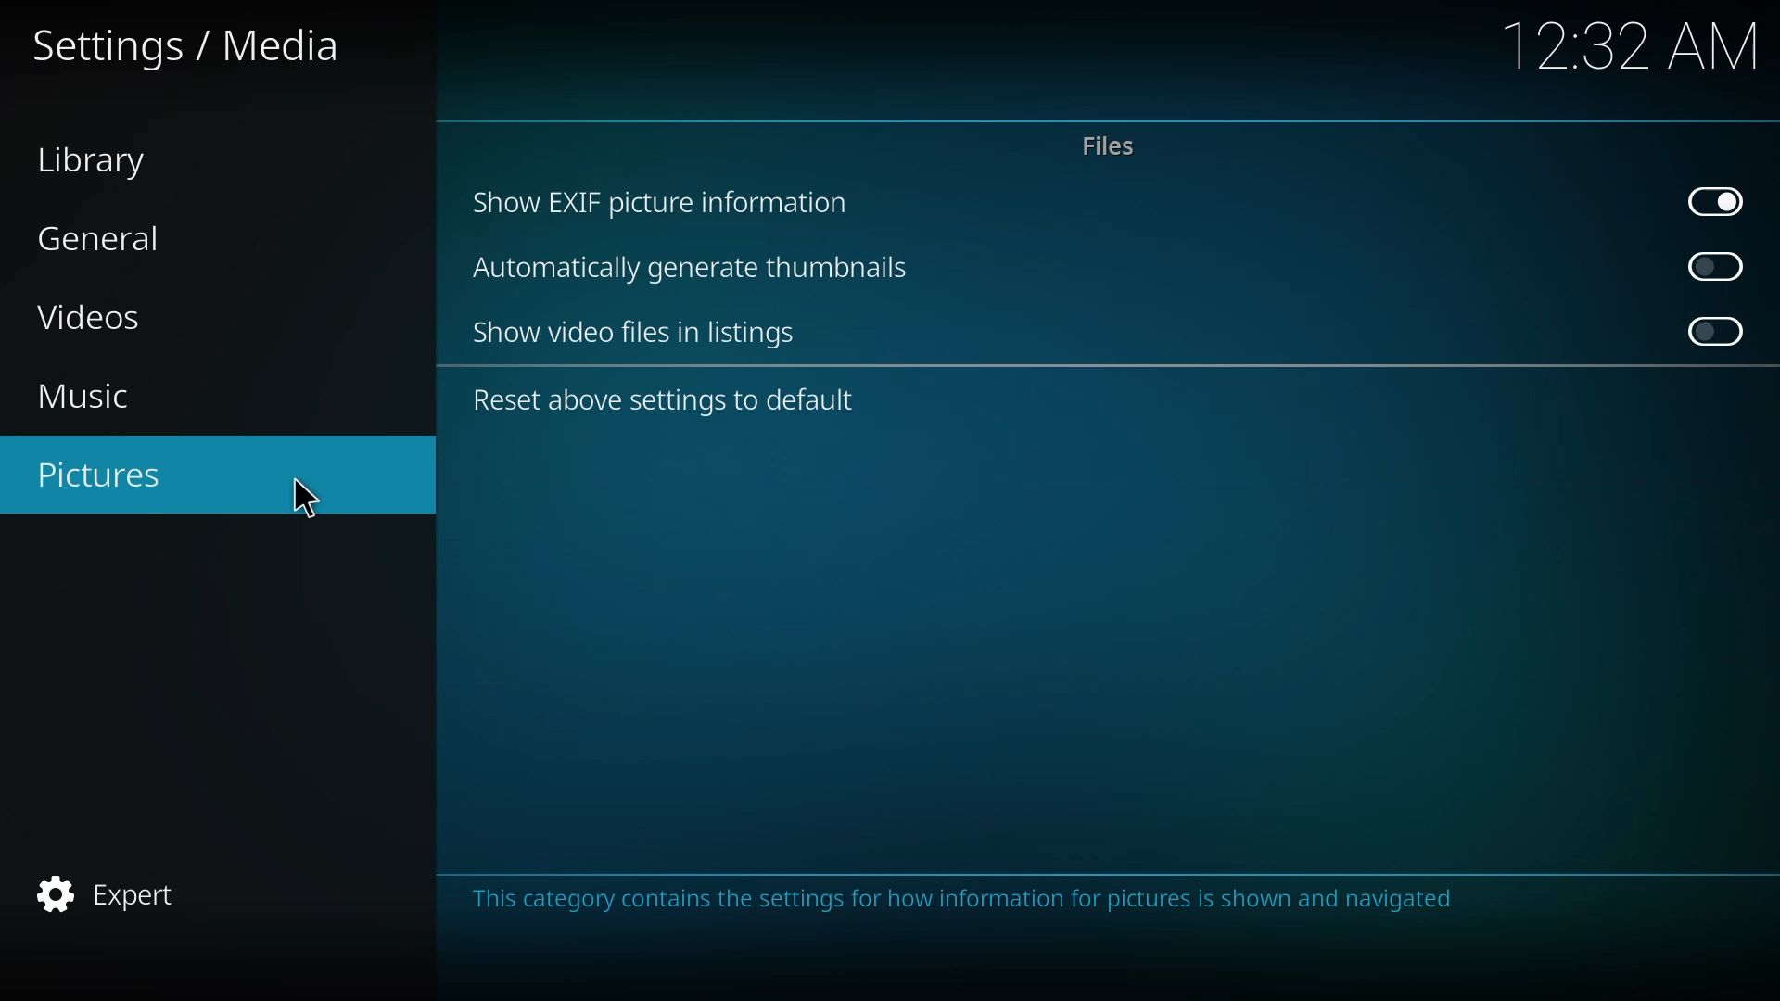 The height and width of the screenshot is (1001, 1780). What do you see at coordinates (123, 891) in the screenshot?
I see `expert` at bounding box center [123, 891].